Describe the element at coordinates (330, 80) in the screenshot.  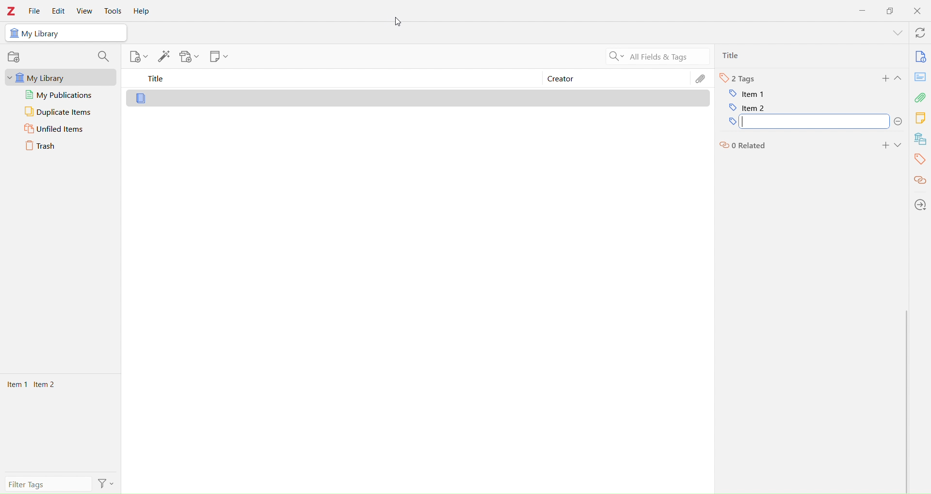
I see `Title` at that location.